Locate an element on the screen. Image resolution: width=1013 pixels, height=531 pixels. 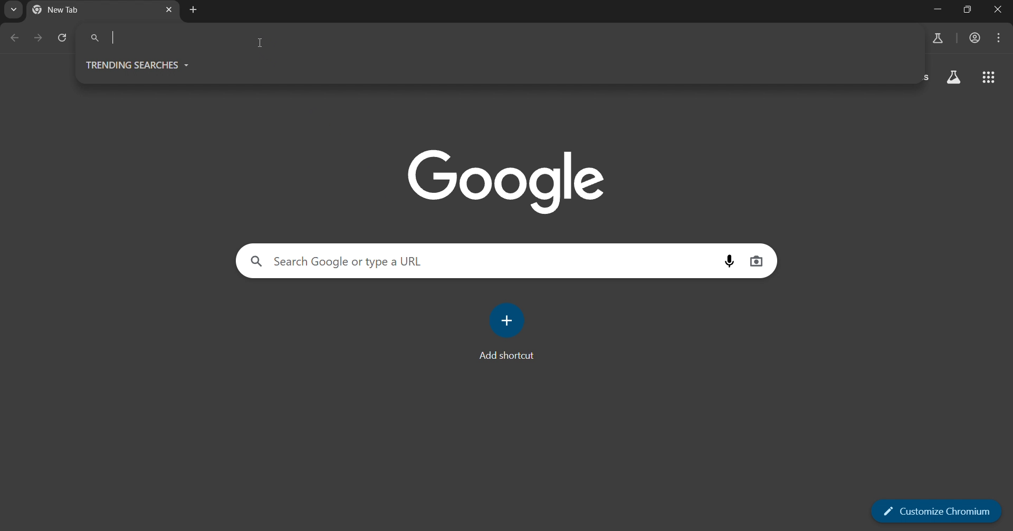
search tab is located at coordinates (11, 12).